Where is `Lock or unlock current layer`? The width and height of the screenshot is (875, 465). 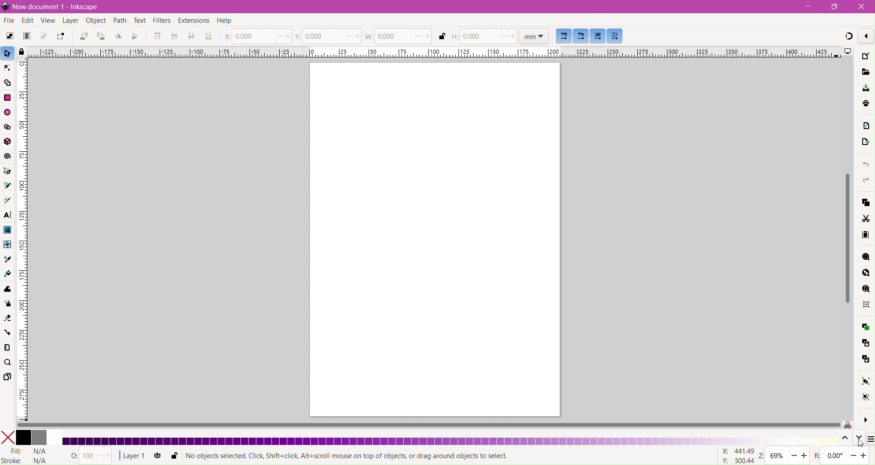
Lock or unlock current layer is located at coordinates (173, 456).